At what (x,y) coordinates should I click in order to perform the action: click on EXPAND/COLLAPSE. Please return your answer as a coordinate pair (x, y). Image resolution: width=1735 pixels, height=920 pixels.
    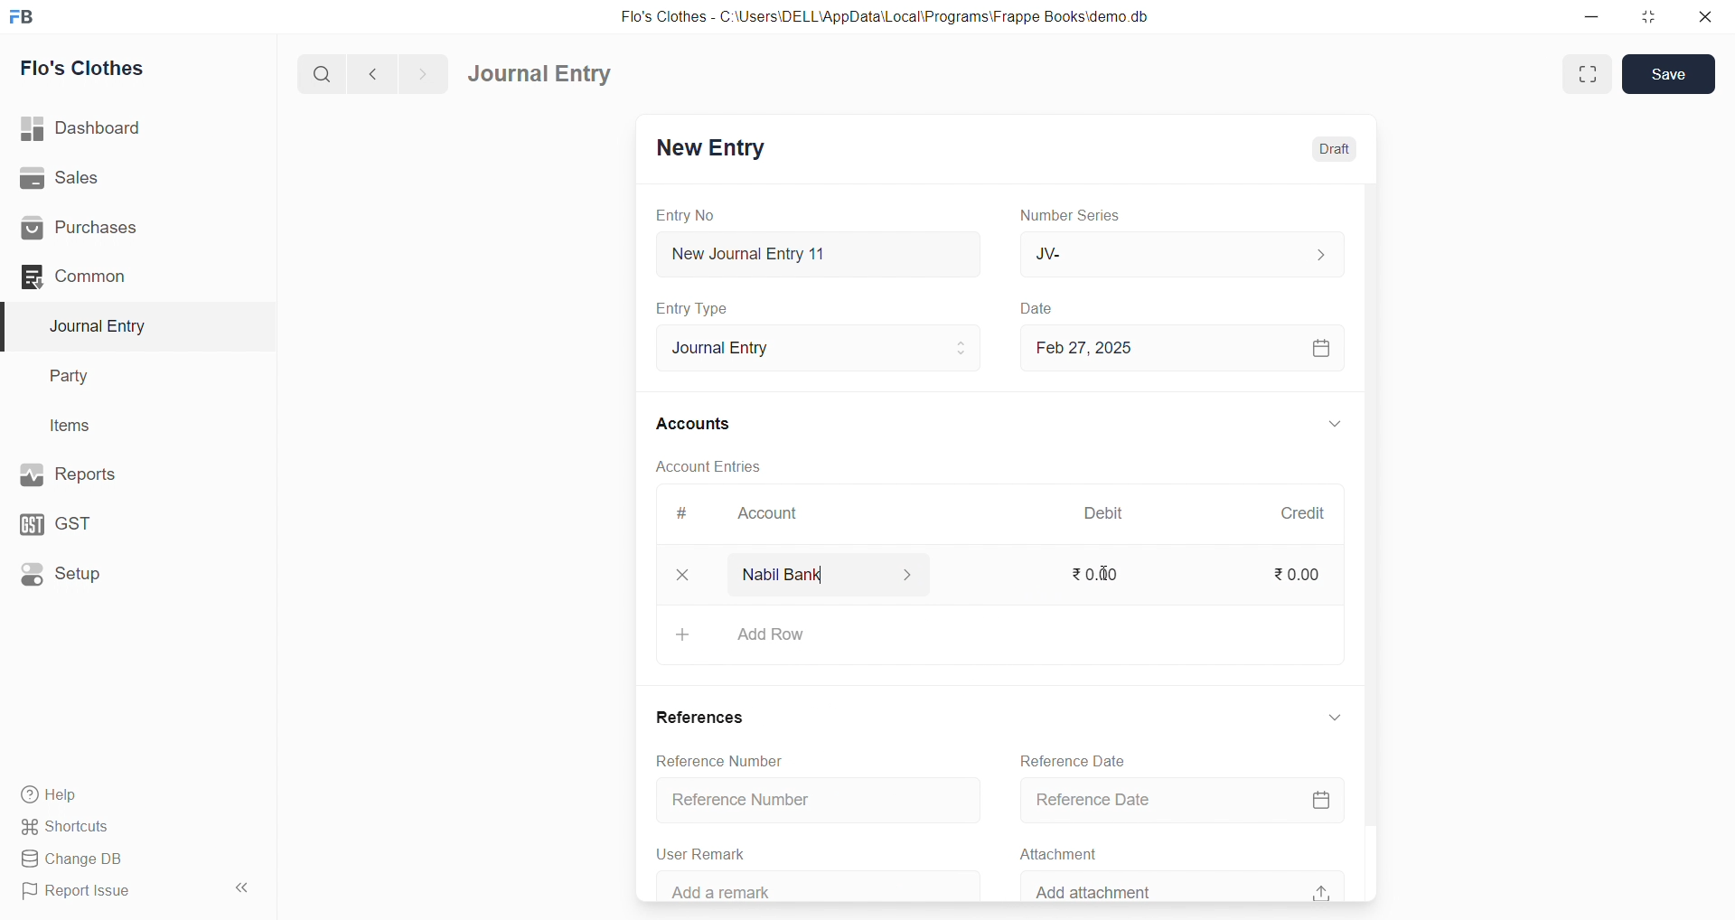
    Looking at the image, I should click on (1335, 721).